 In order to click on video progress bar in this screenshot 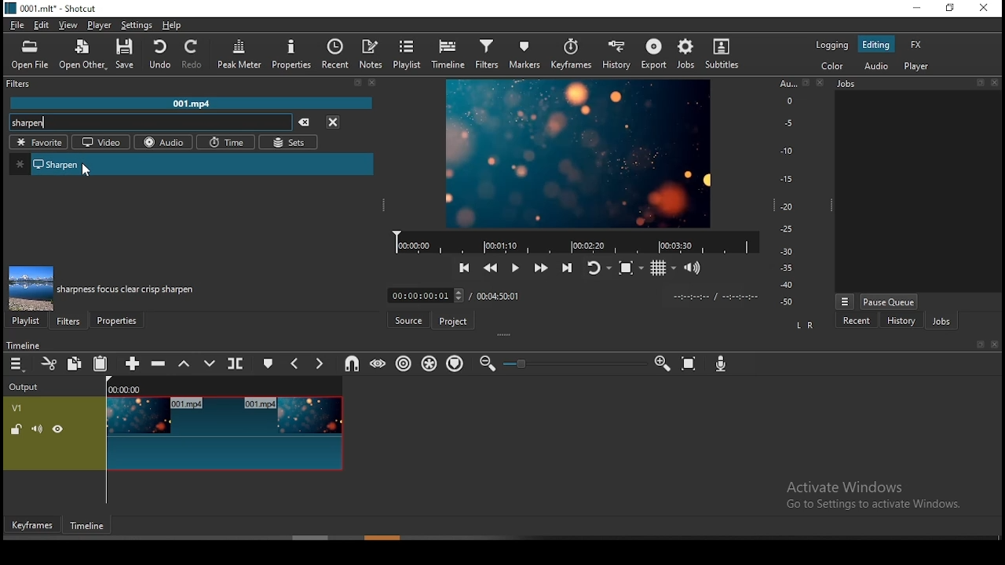, I will do `click(572, 239)`.